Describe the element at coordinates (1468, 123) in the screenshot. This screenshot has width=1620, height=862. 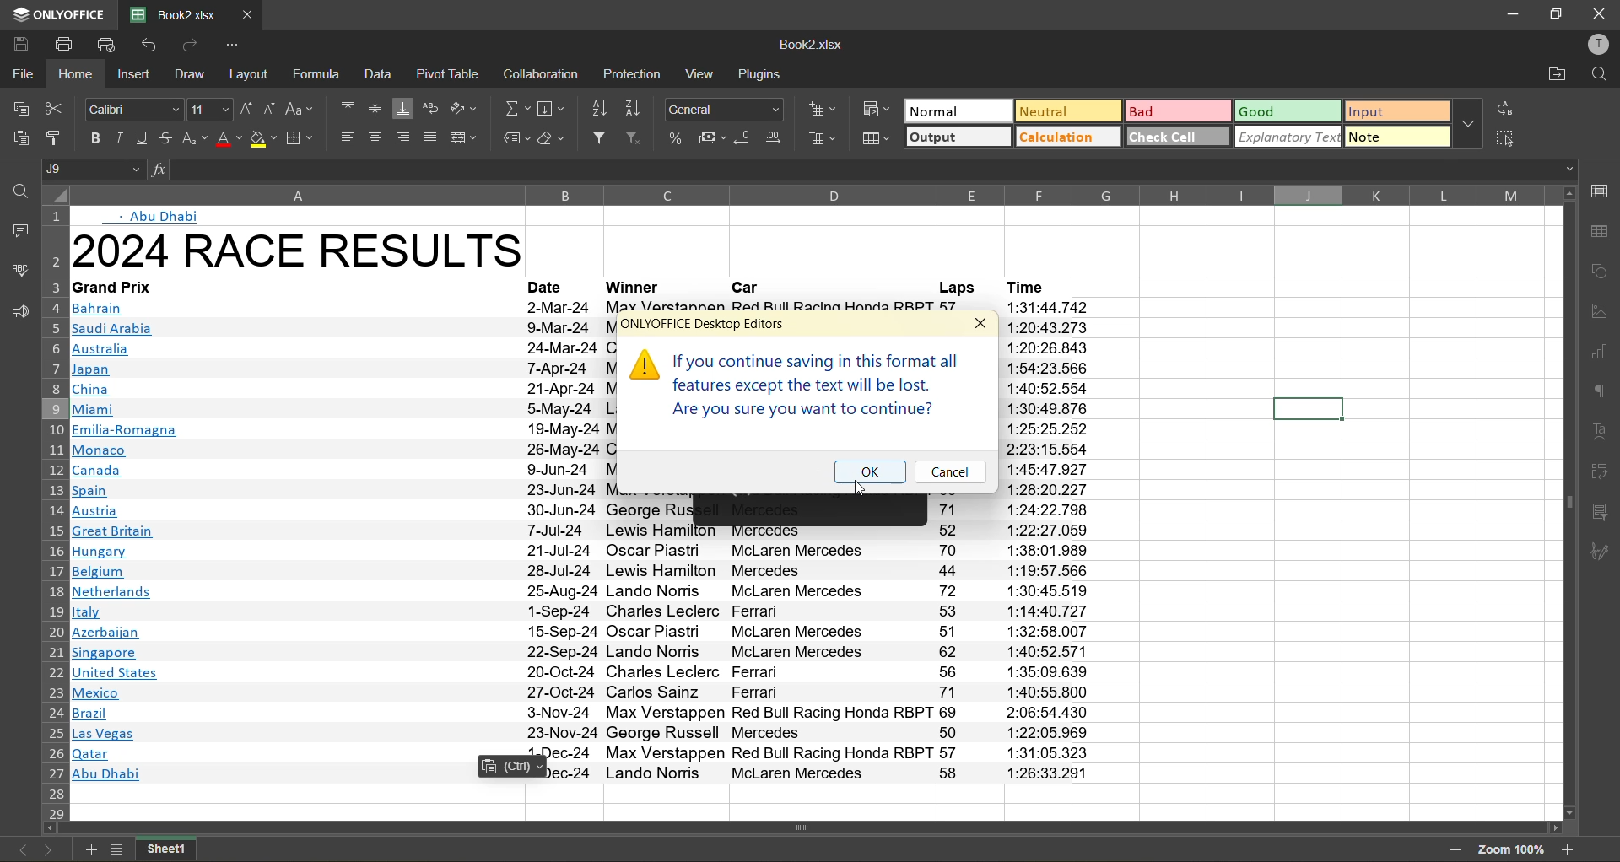
I see `more options` at that location.